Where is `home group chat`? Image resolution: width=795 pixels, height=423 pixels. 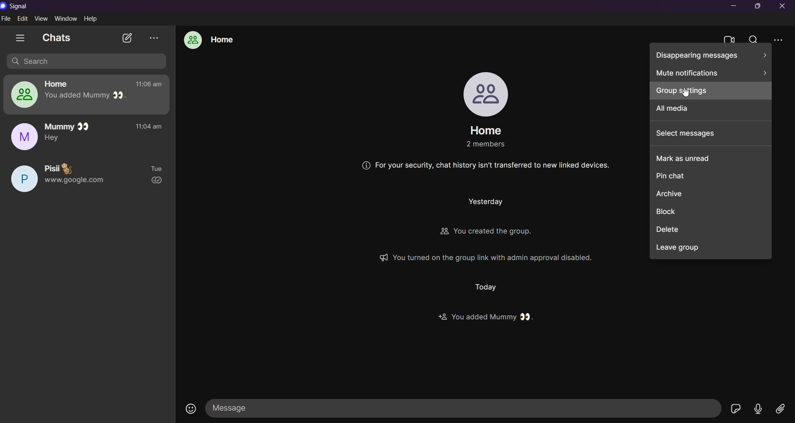
home group chat is located at coordinates (209, 40).